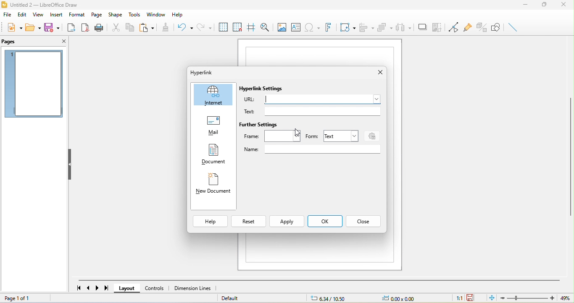 This screenshot has width=574, height=303. I want to click on reset, so click(250, 221).